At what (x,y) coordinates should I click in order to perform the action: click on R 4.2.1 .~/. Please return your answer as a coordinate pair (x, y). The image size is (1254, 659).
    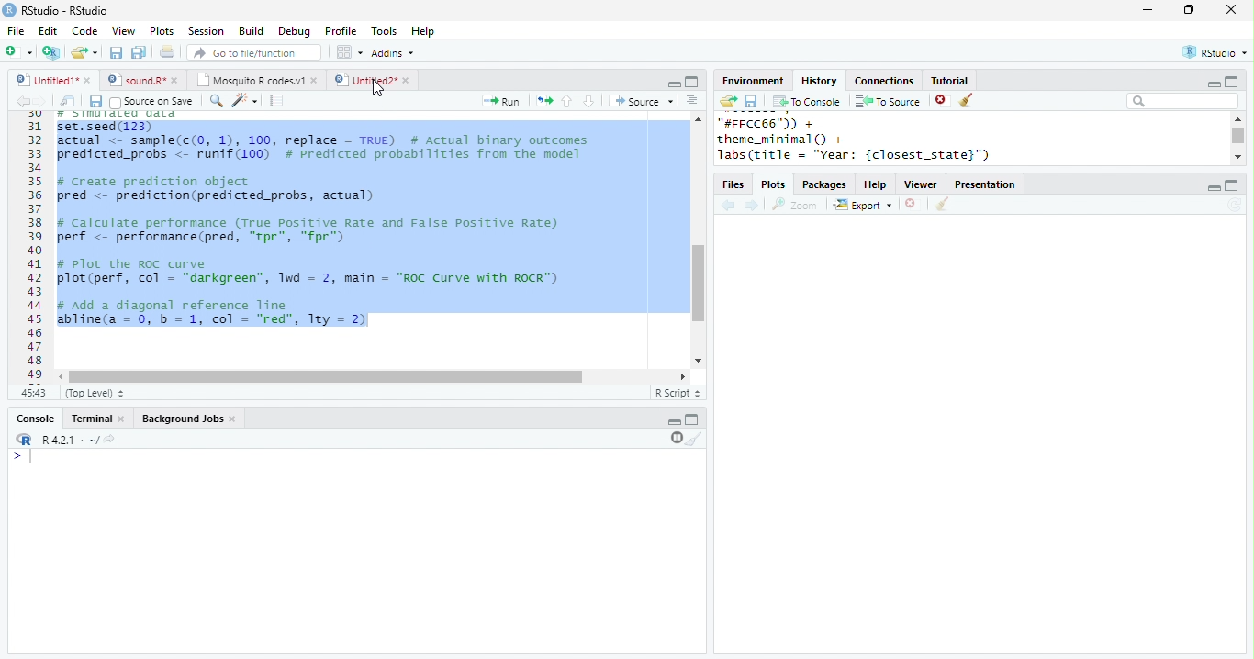
    Looking at the image, I should click on (67, 441).